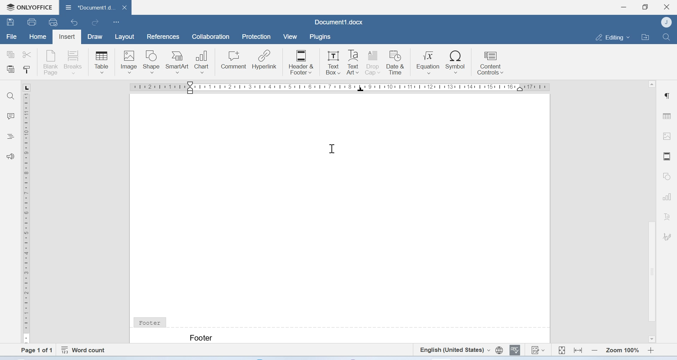 This screenshot has width=677, height=360. Describe the element at coordinates (257, 37) in the screenshot. I see `Protection` at that location.